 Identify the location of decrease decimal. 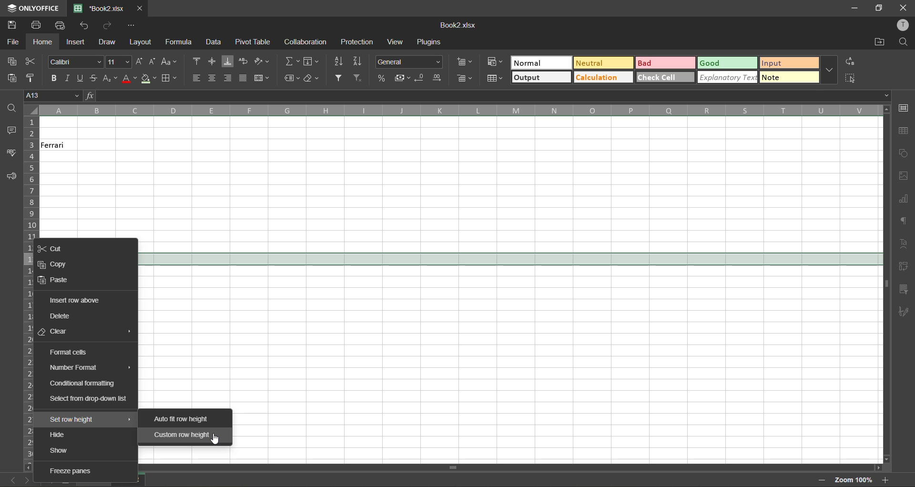
(421, 78).